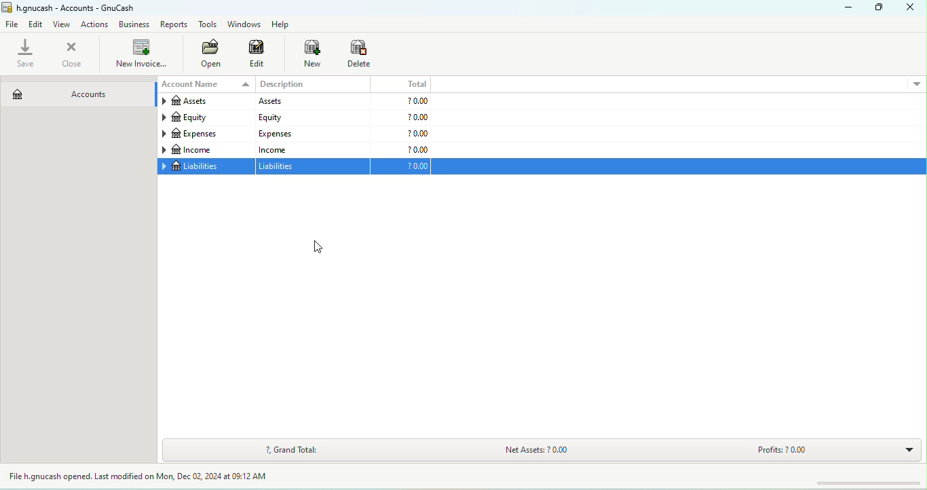 Image resolution: width=927 pixels, height=490 pixels. Describe the element at coordinates (314, 167) in the screenshot. I see `liabilities` at that location.